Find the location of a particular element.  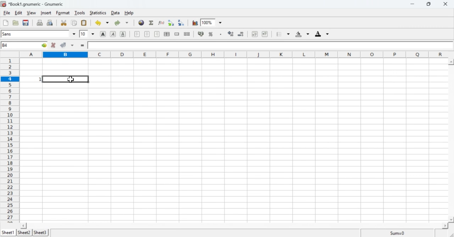

Background is located at coordinates (303, 34).